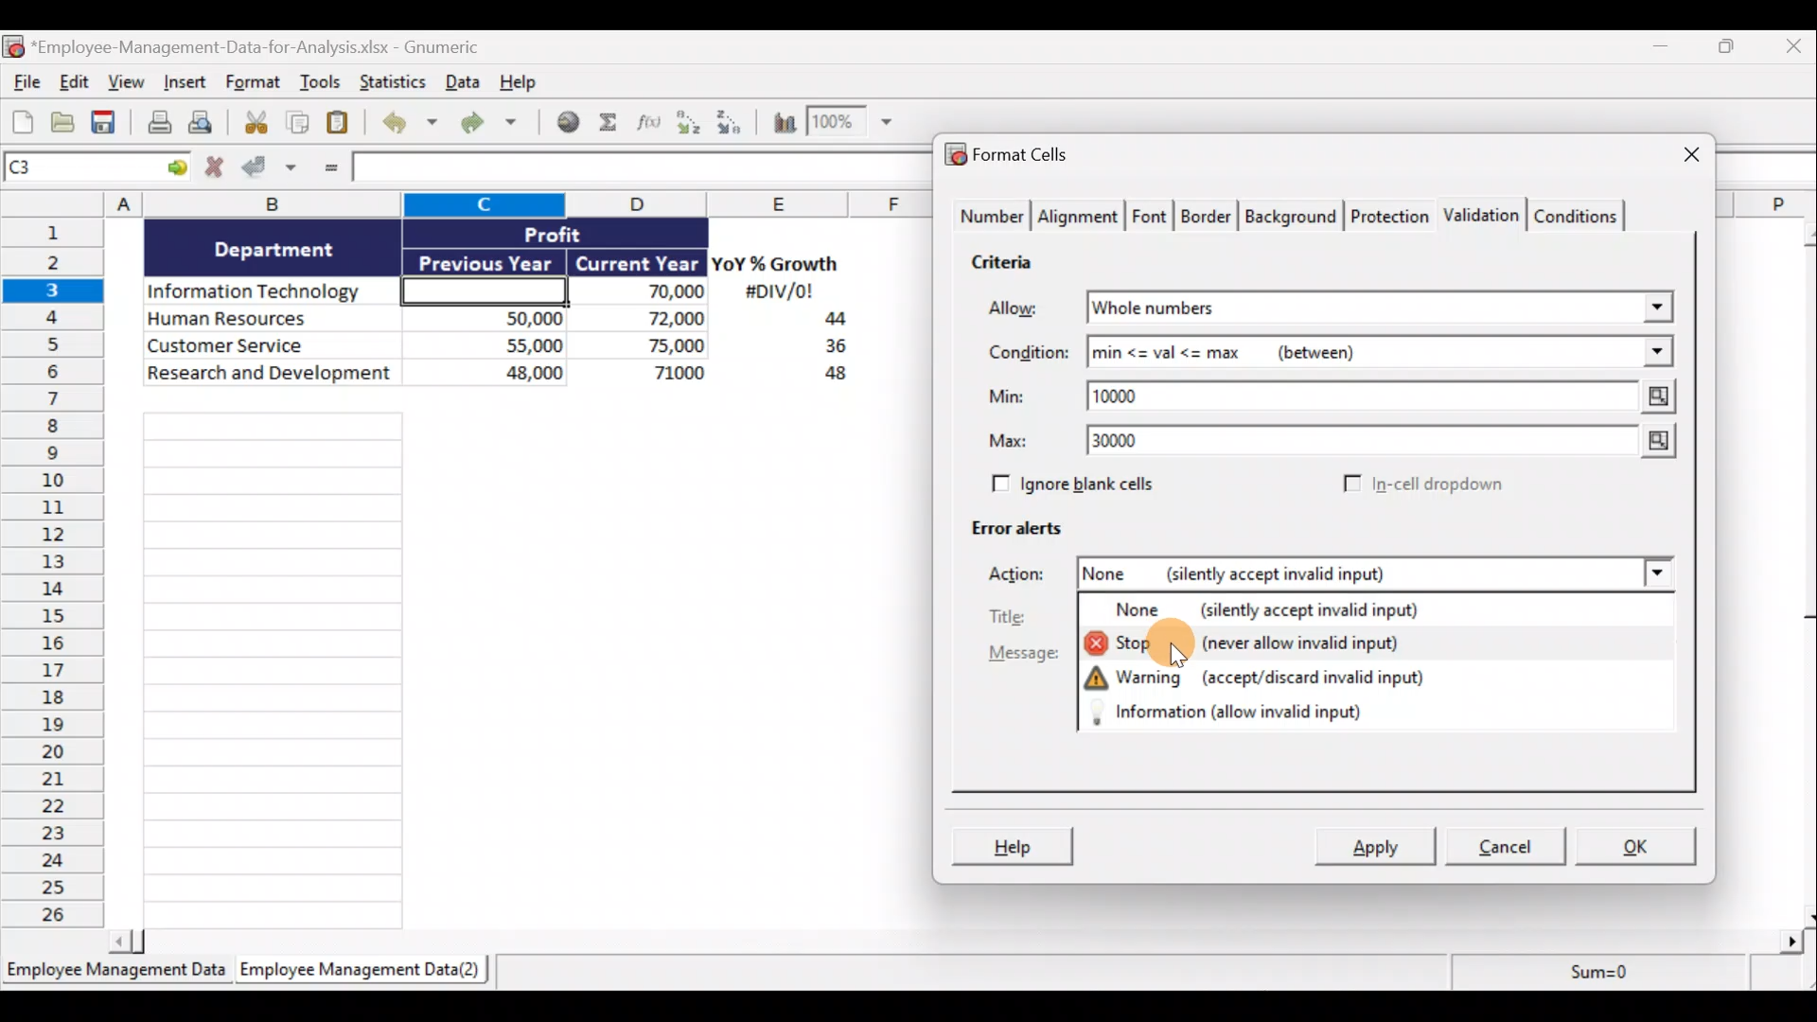 The width and height of the screenshot is (1817, 1022). Describe the element at coordinates (273, 292) in the screenshot. I see `Information Technology` at that location.